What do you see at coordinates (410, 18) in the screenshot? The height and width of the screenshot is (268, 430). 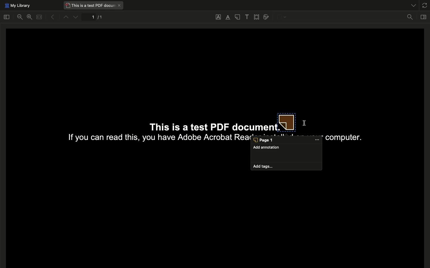 I see `Find in document` at bounding box center [410, 18].